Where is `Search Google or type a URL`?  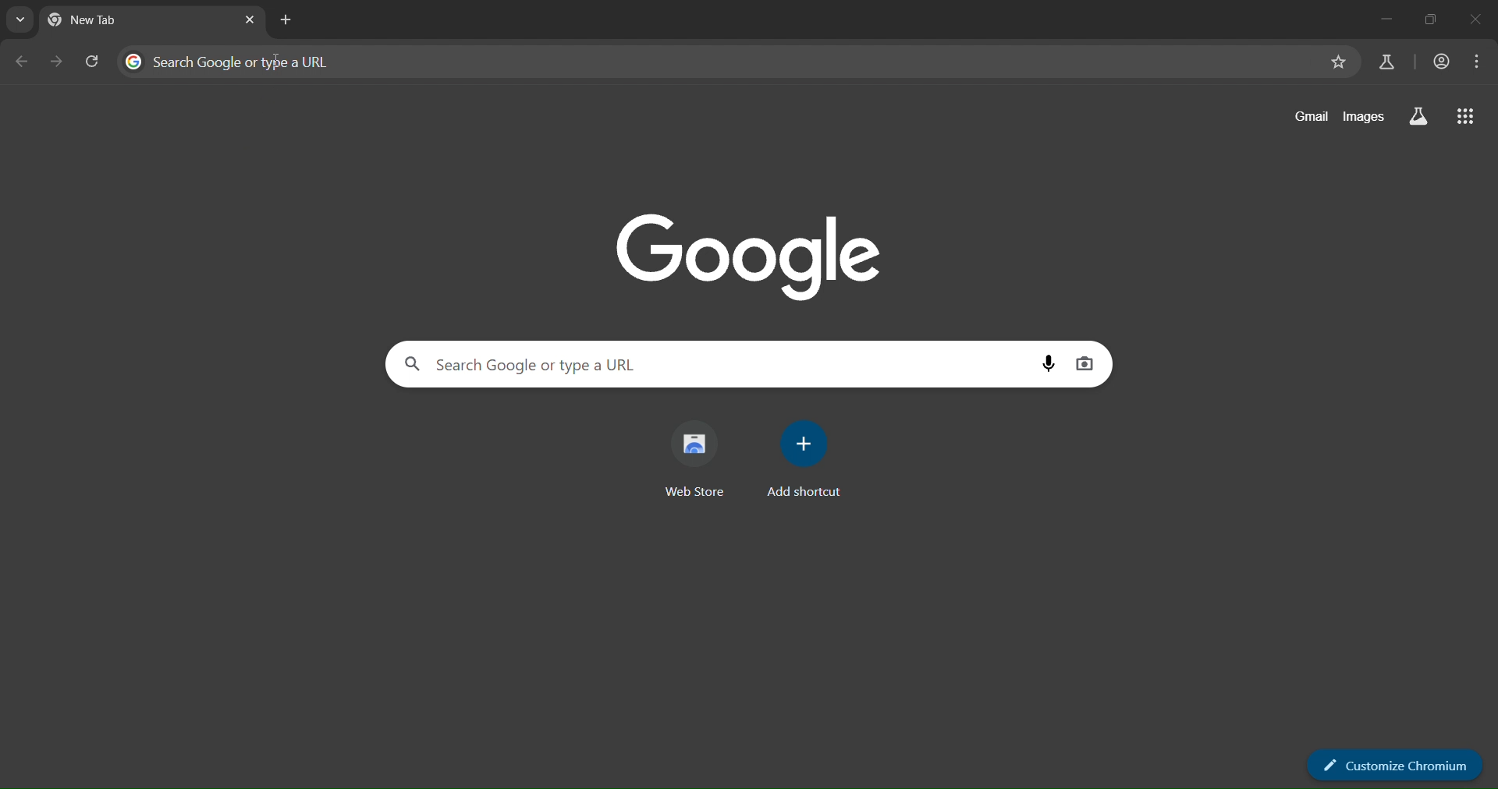
Search Google or type a URL is located at coordinates (712, 364).